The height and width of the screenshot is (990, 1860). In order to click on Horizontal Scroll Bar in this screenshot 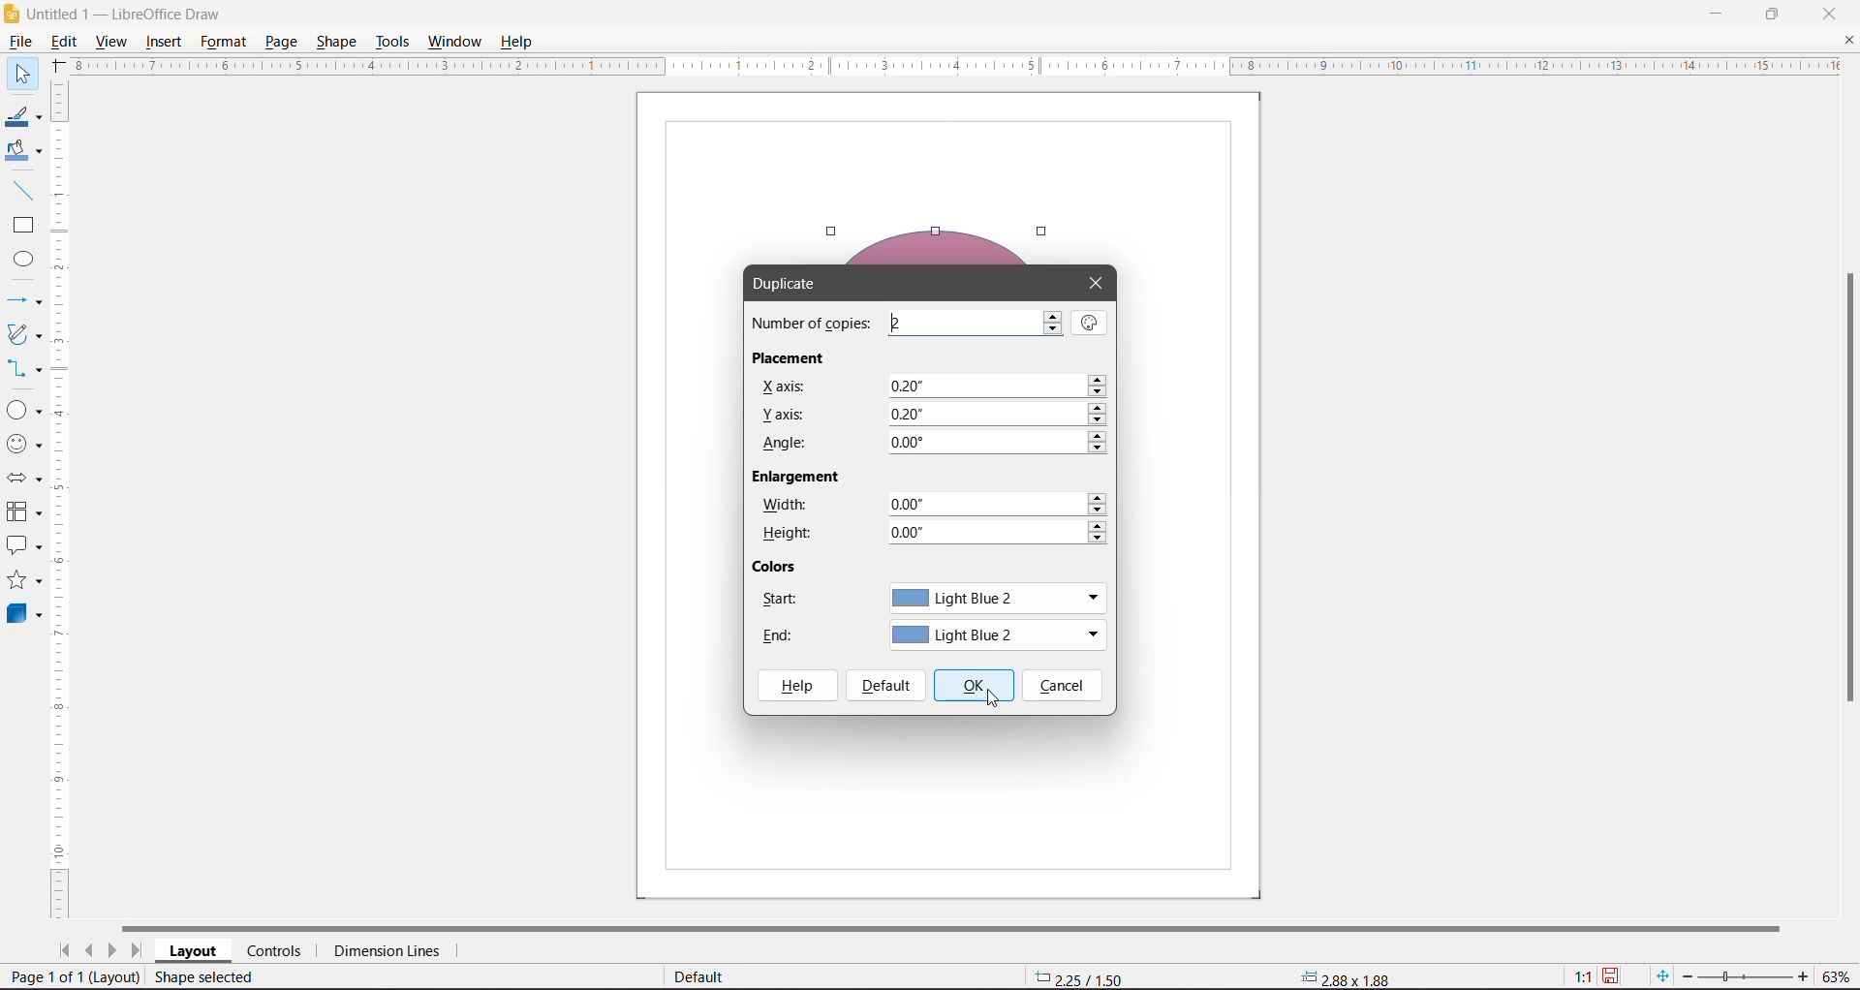, I will do `click(955, 927)`.